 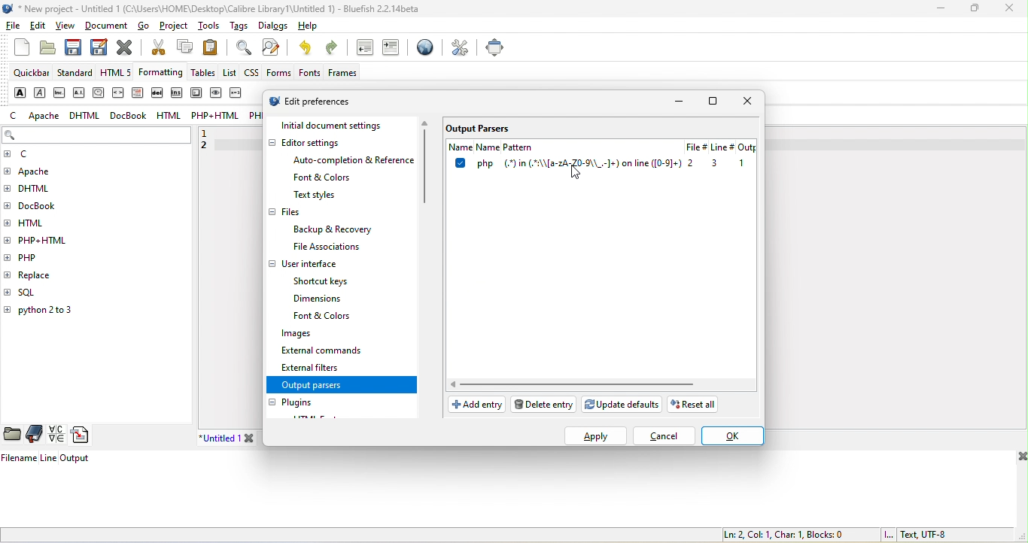 I want to click on file, so click(x=14, y=26).